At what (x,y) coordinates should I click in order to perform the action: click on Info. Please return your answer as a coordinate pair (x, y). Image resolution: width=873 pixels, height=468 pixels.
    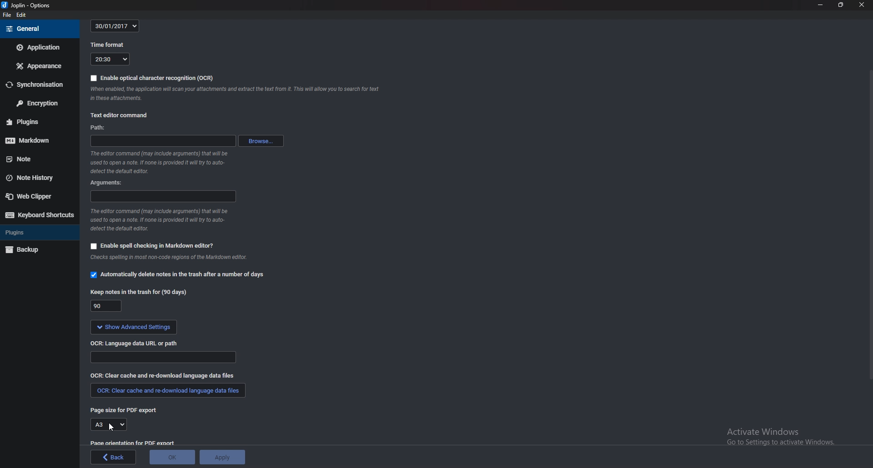
    Looking at the image, I should click on (237, 94).